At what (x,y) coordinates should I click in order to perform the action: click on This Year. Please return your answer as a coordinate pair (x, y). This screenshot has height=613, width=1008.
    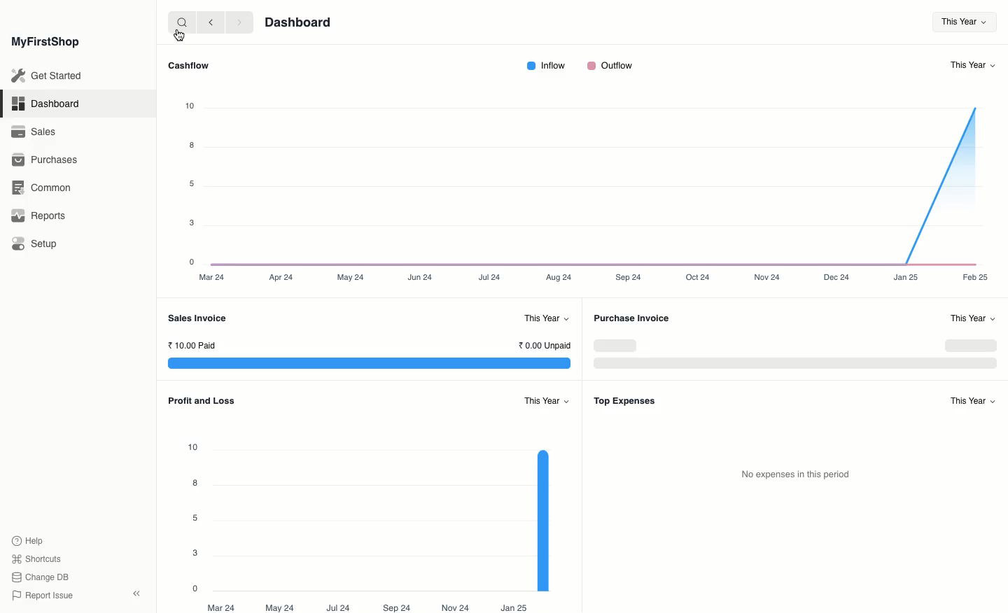
    Looking at the image, I should click on (968, 320).